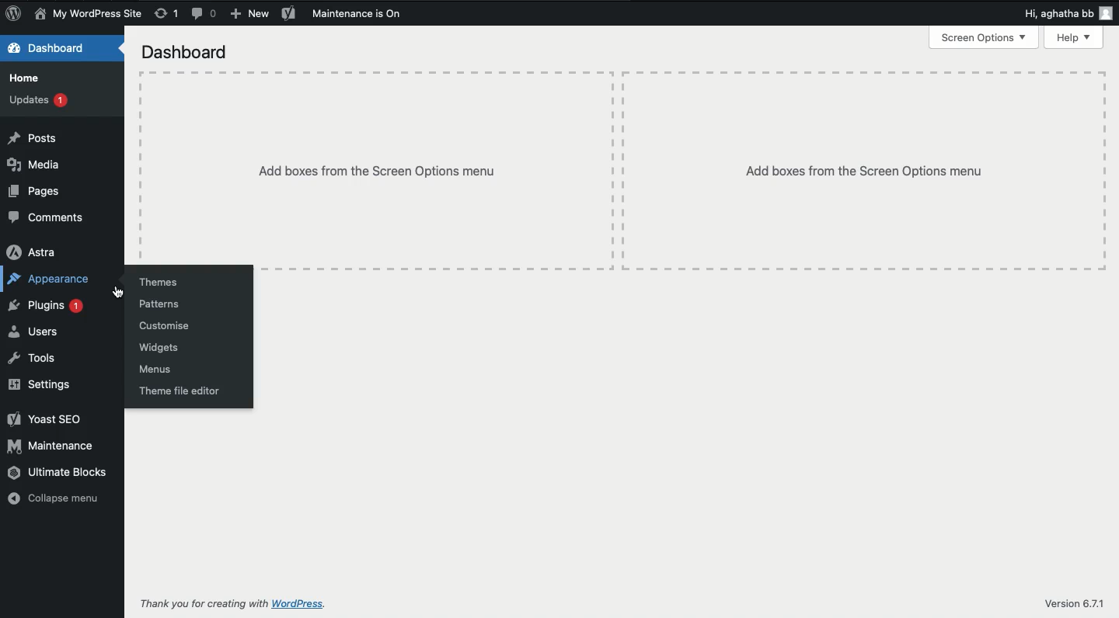 Image resolution: width=1119 pixels, height=618 pixels. Describe the element at coordinates (44, 420) in the screenshot. I see `Yoast ` at that location.